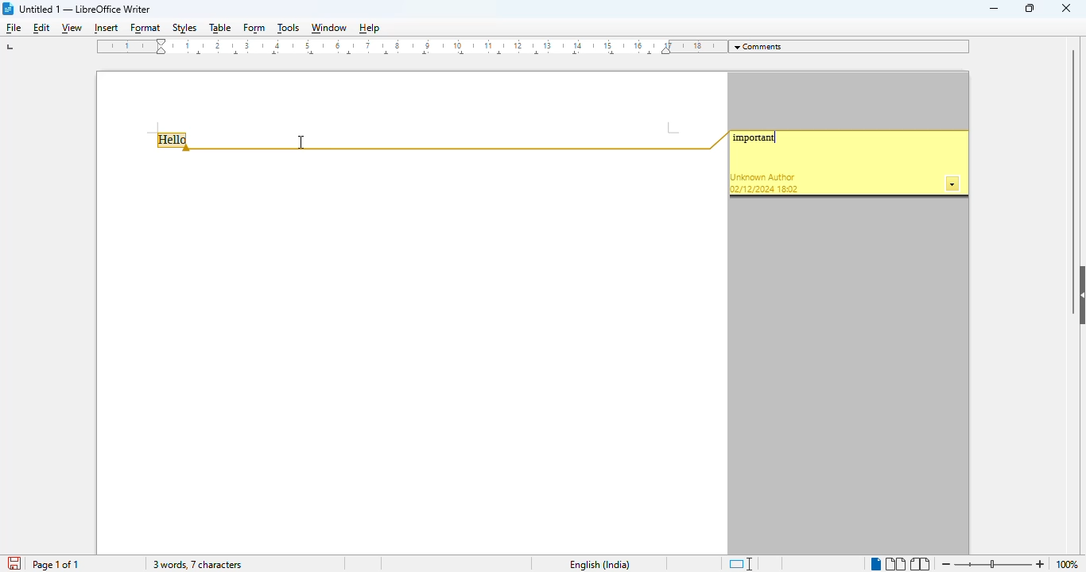 This screenshot has width=1086, height=572. What do you see at coordinates (1072, 153) in the screenshot?
I see `vertical scroll bar` at bounding box center [1072, 153].